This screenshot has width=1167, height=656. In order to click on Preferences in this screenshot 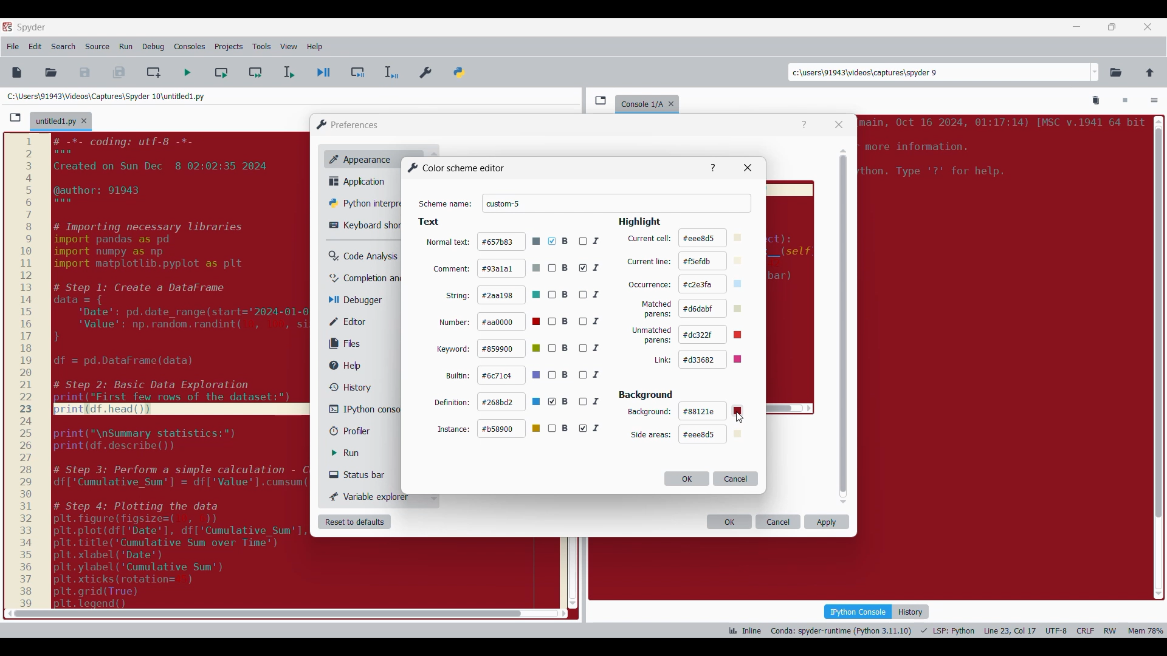, I will do `click(427, 70)`.